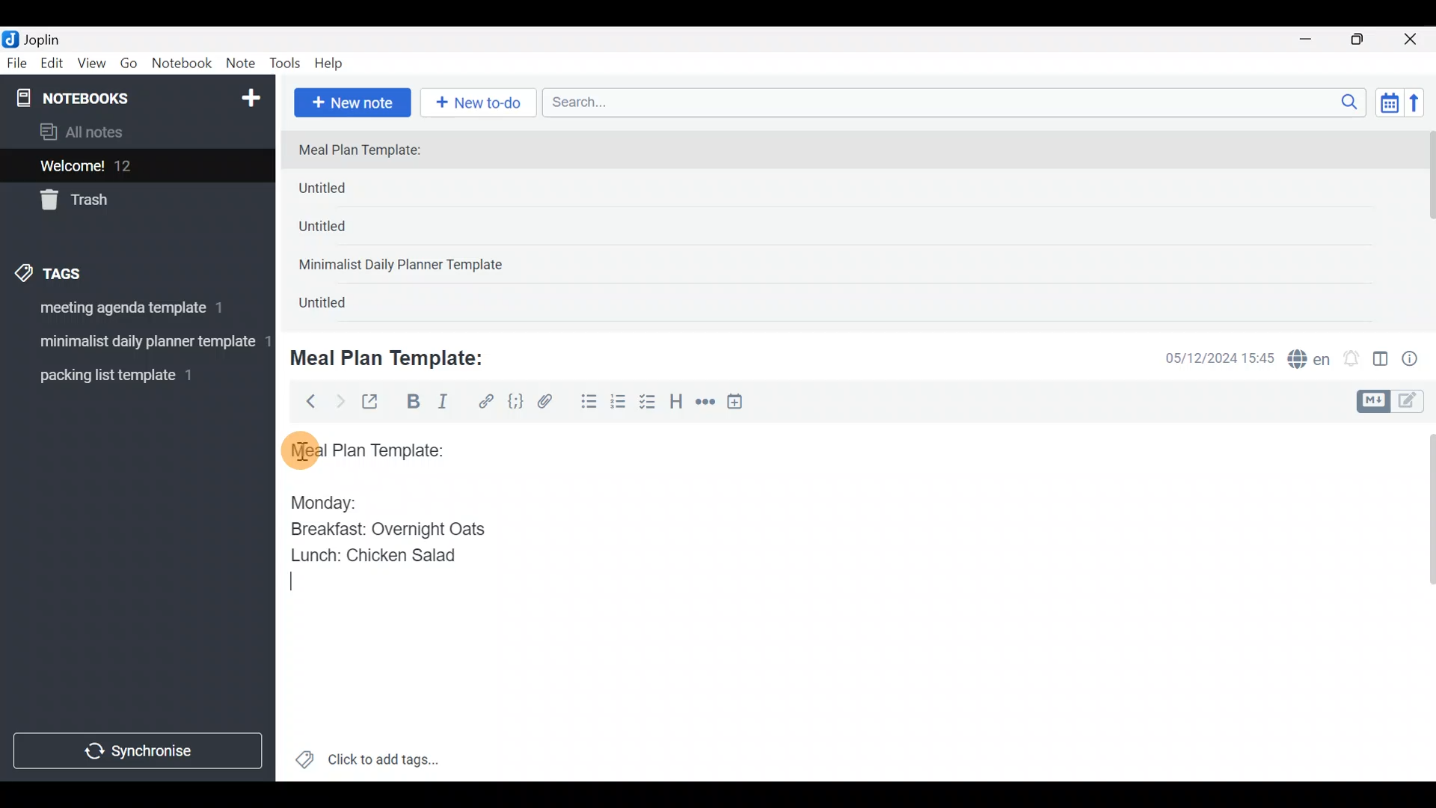 The image size is (1436, 808). What do you see at coordinates (412, 403) in the screenshot?
I see `Bold` at bounding box center [412, 403].